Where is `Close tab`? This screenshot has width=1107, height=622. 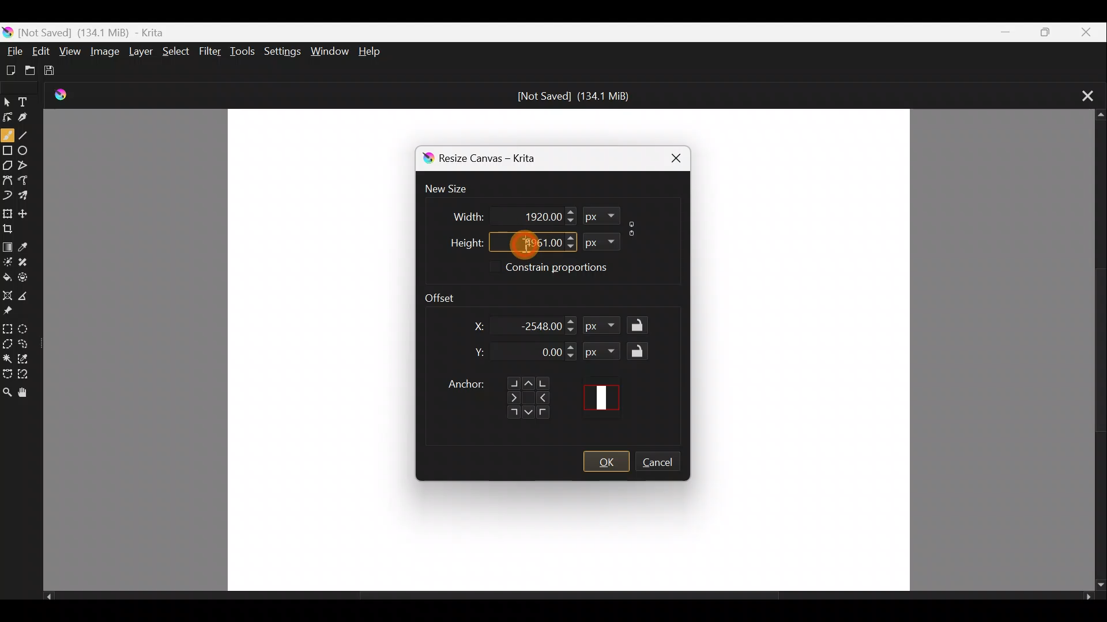
Close tab is located at coordinates (1083, 94).